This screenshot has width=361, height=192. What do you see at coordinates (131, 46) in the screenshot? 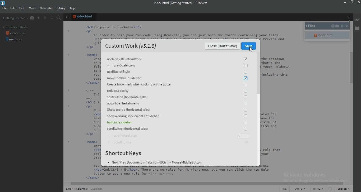
I see `Custom Work (v5.1.8)` at bounding box center [131, 46].